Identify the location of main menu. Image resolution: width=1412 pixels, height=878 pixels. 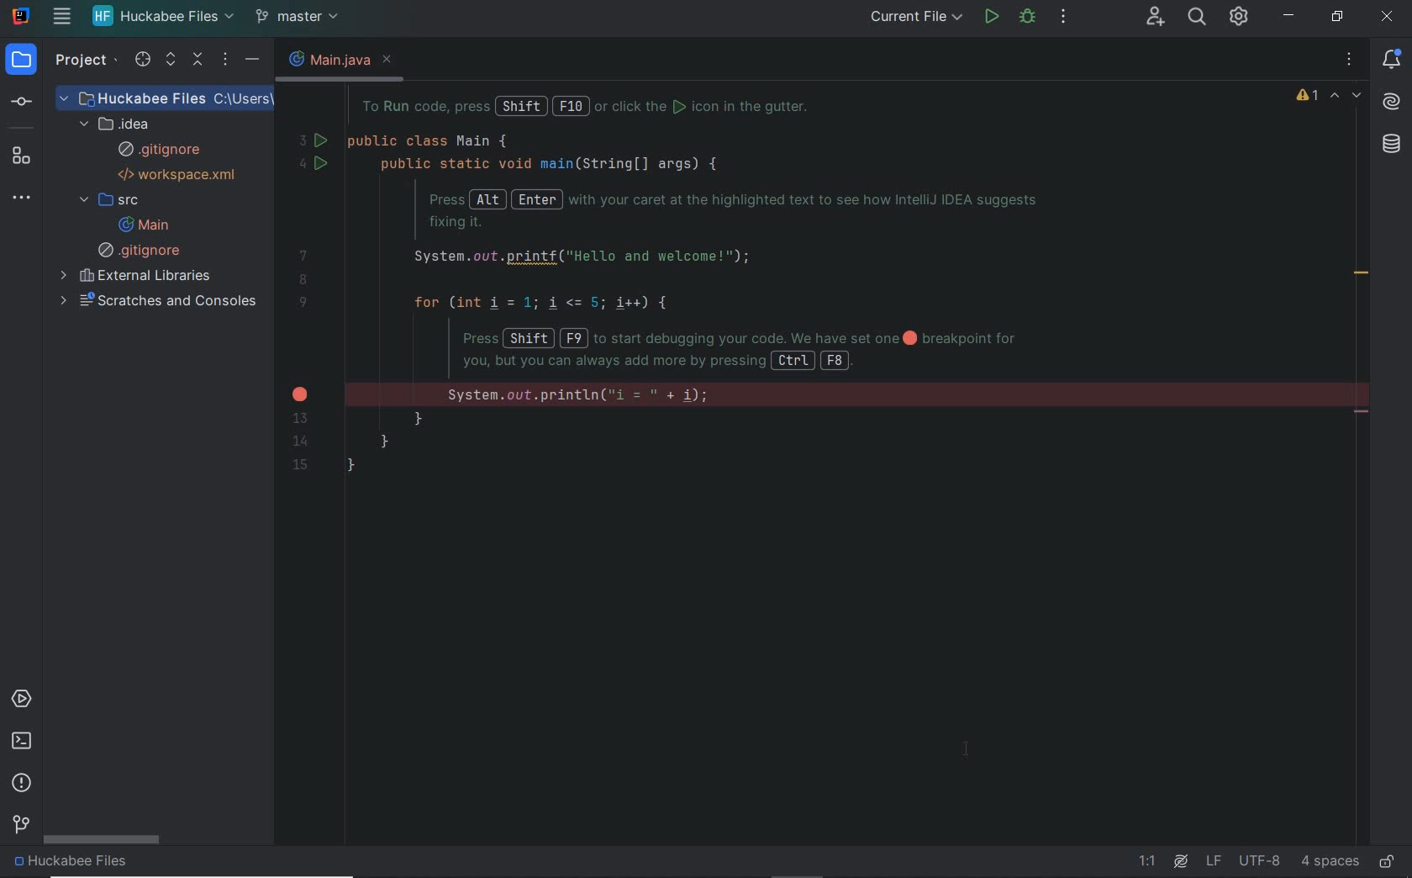
(61, 19).